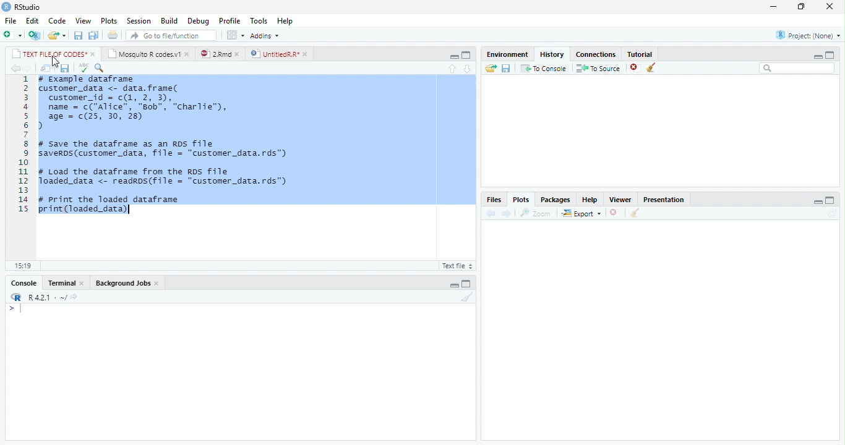  What do you see at coordinates (521, 200) in the screenshot?
I see `Plots` at bounding box center [521, 200].